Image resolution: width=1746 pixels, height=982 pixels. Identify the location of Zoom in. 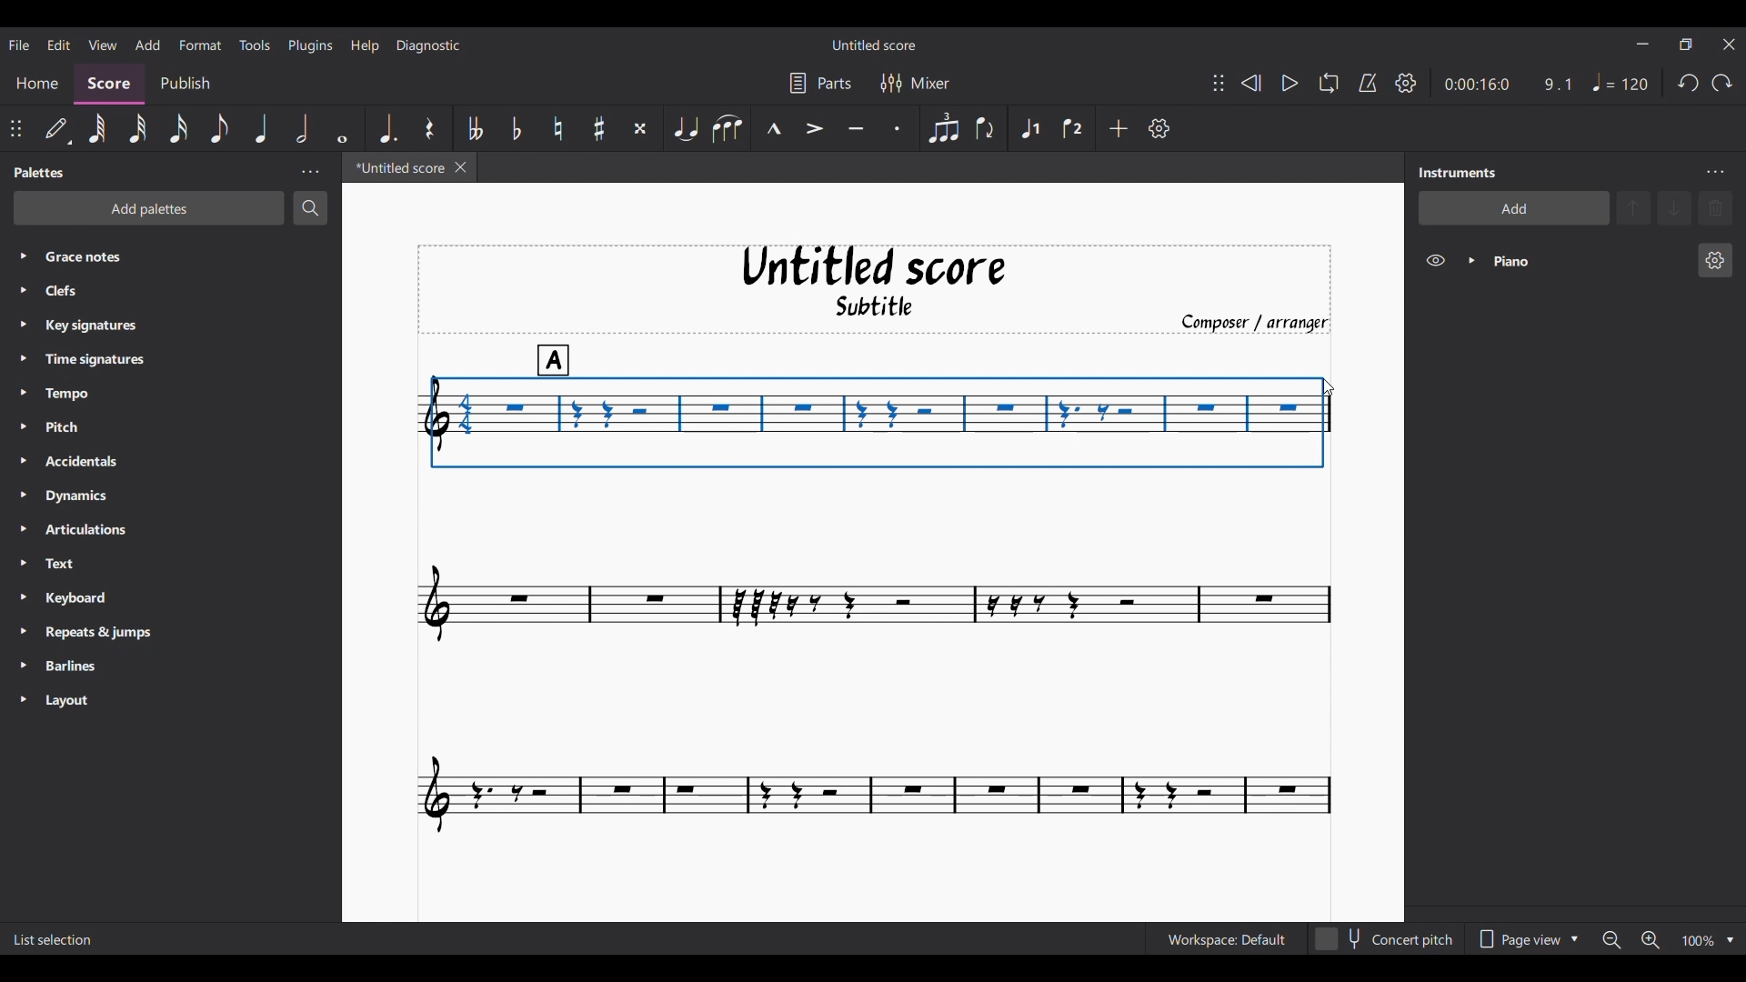
(1650, 940).